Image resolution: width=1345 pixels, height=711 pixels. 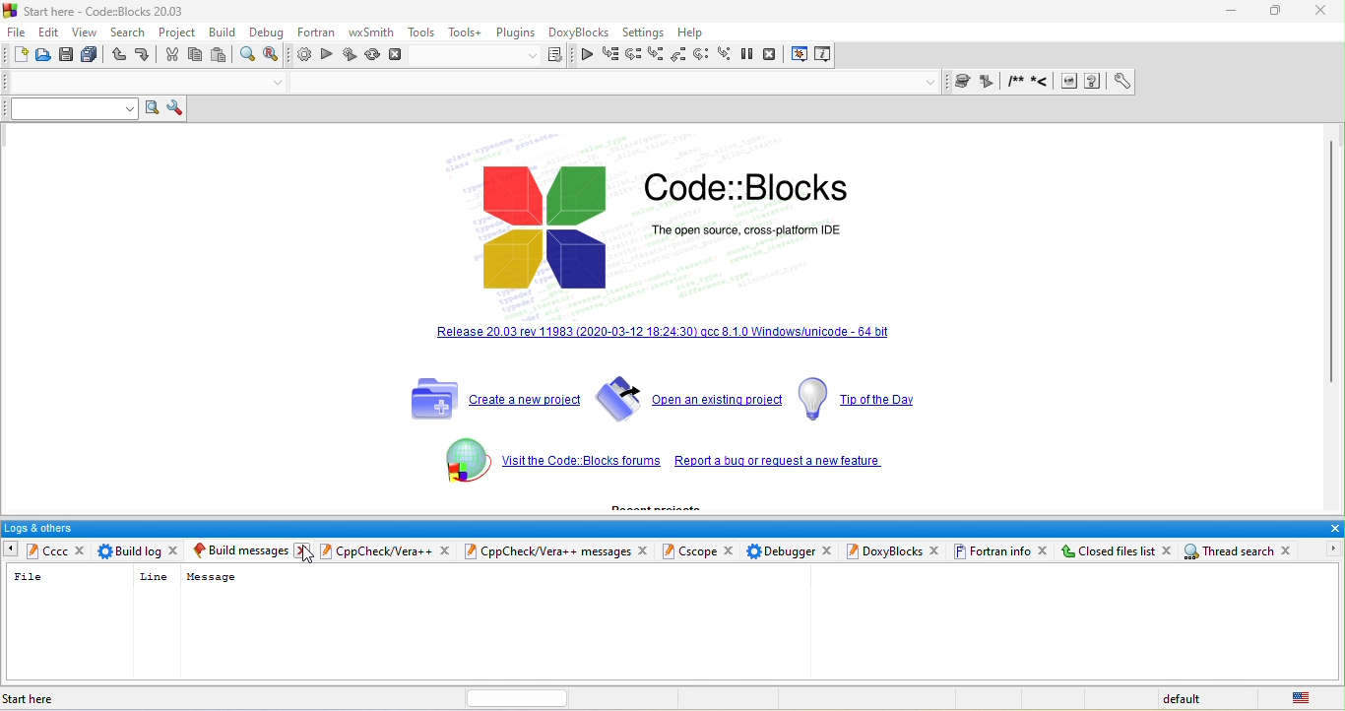 I want to click on line, so click(x=153, y=576).